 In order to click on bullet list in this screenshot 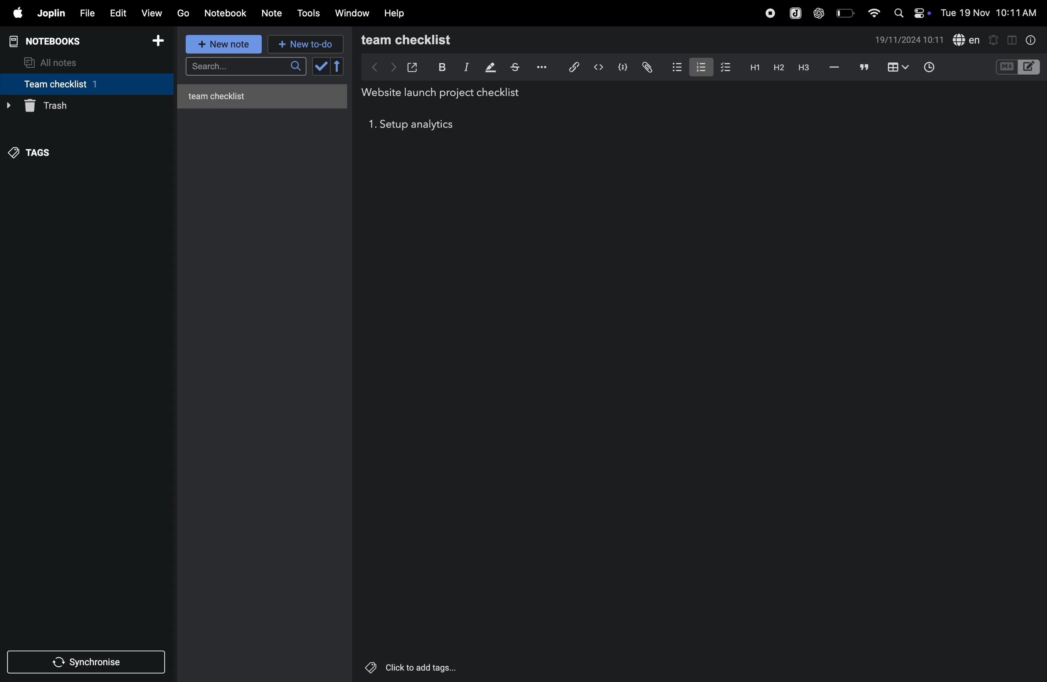, I will do `click(675, 67)`.